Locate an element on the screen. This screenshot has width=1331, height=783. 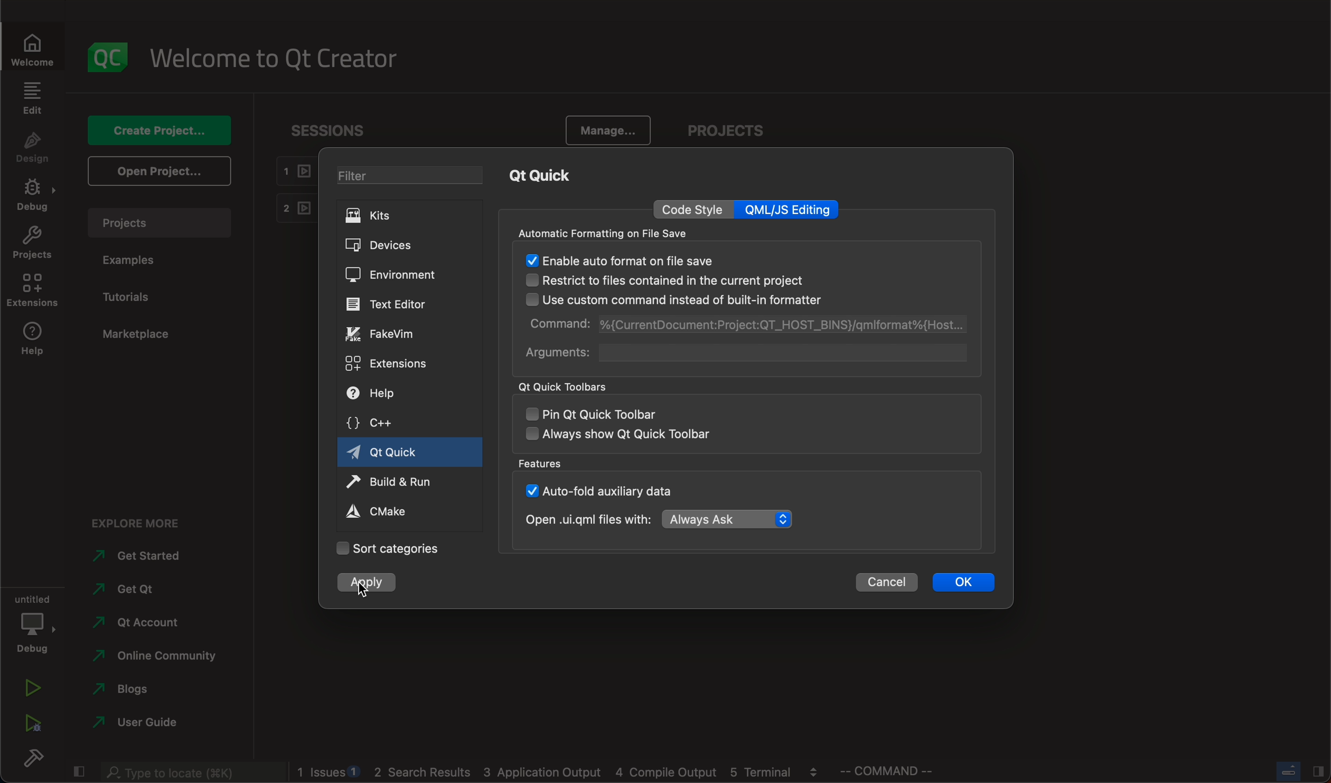
extensions is located at coordinates (390, 365).